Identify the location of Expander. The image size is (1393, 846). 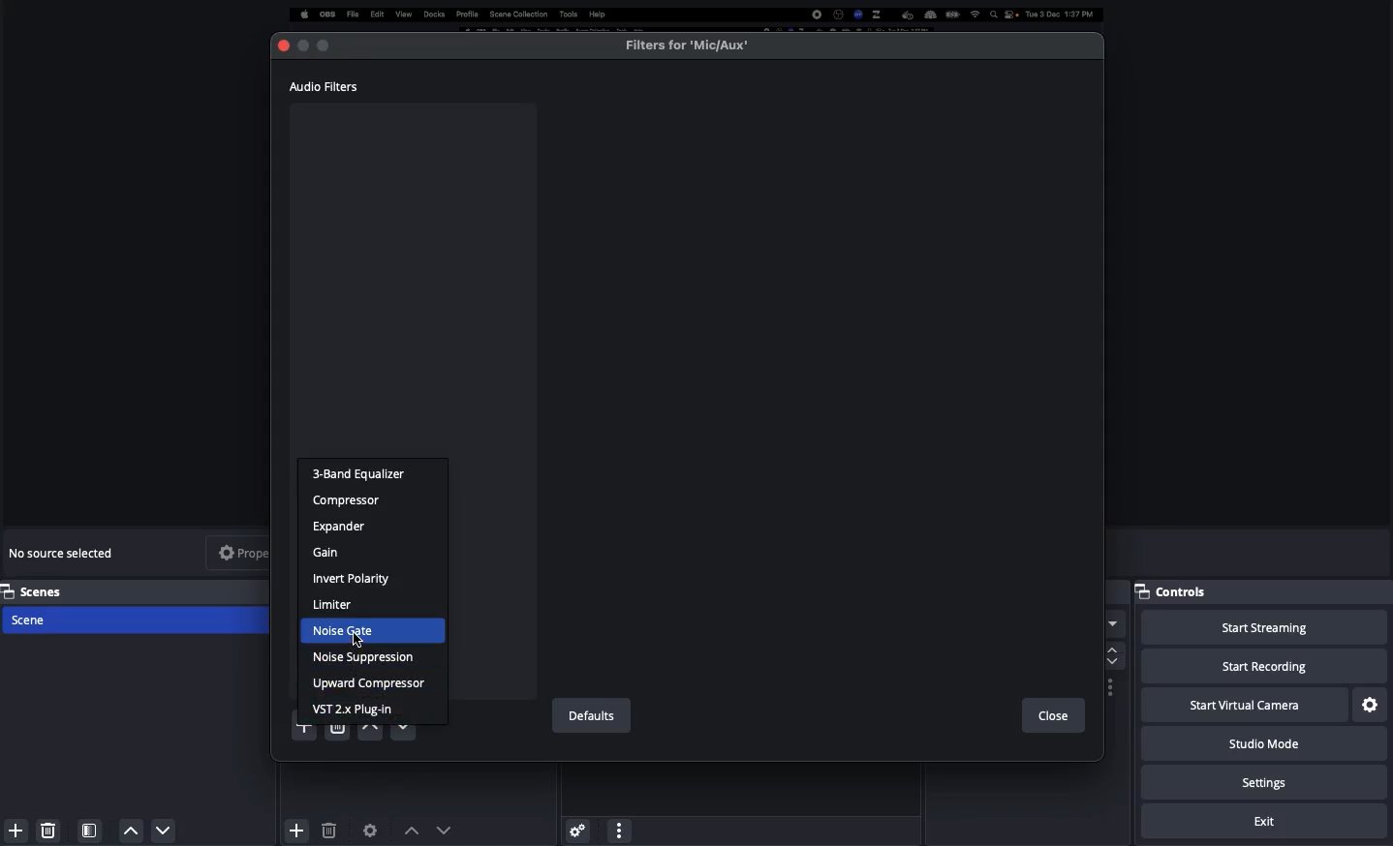
(341, 526).